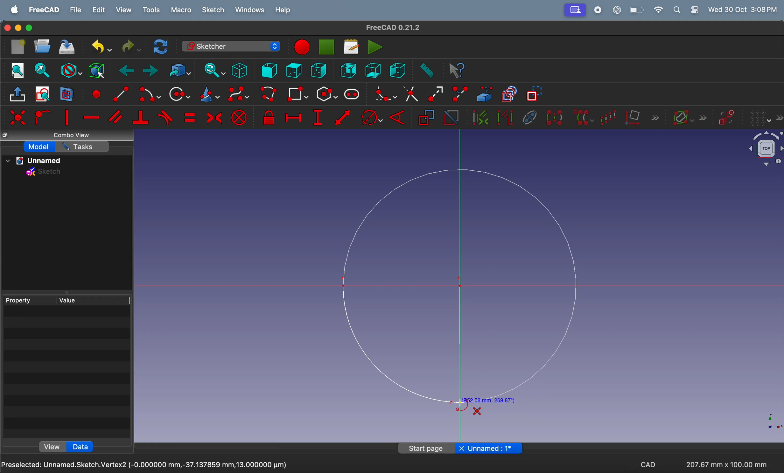 The width and height of the screenshot is (784, 473). Describe the element at coordinates (18, 70) in the screenshot. I see `fit all` at that location.